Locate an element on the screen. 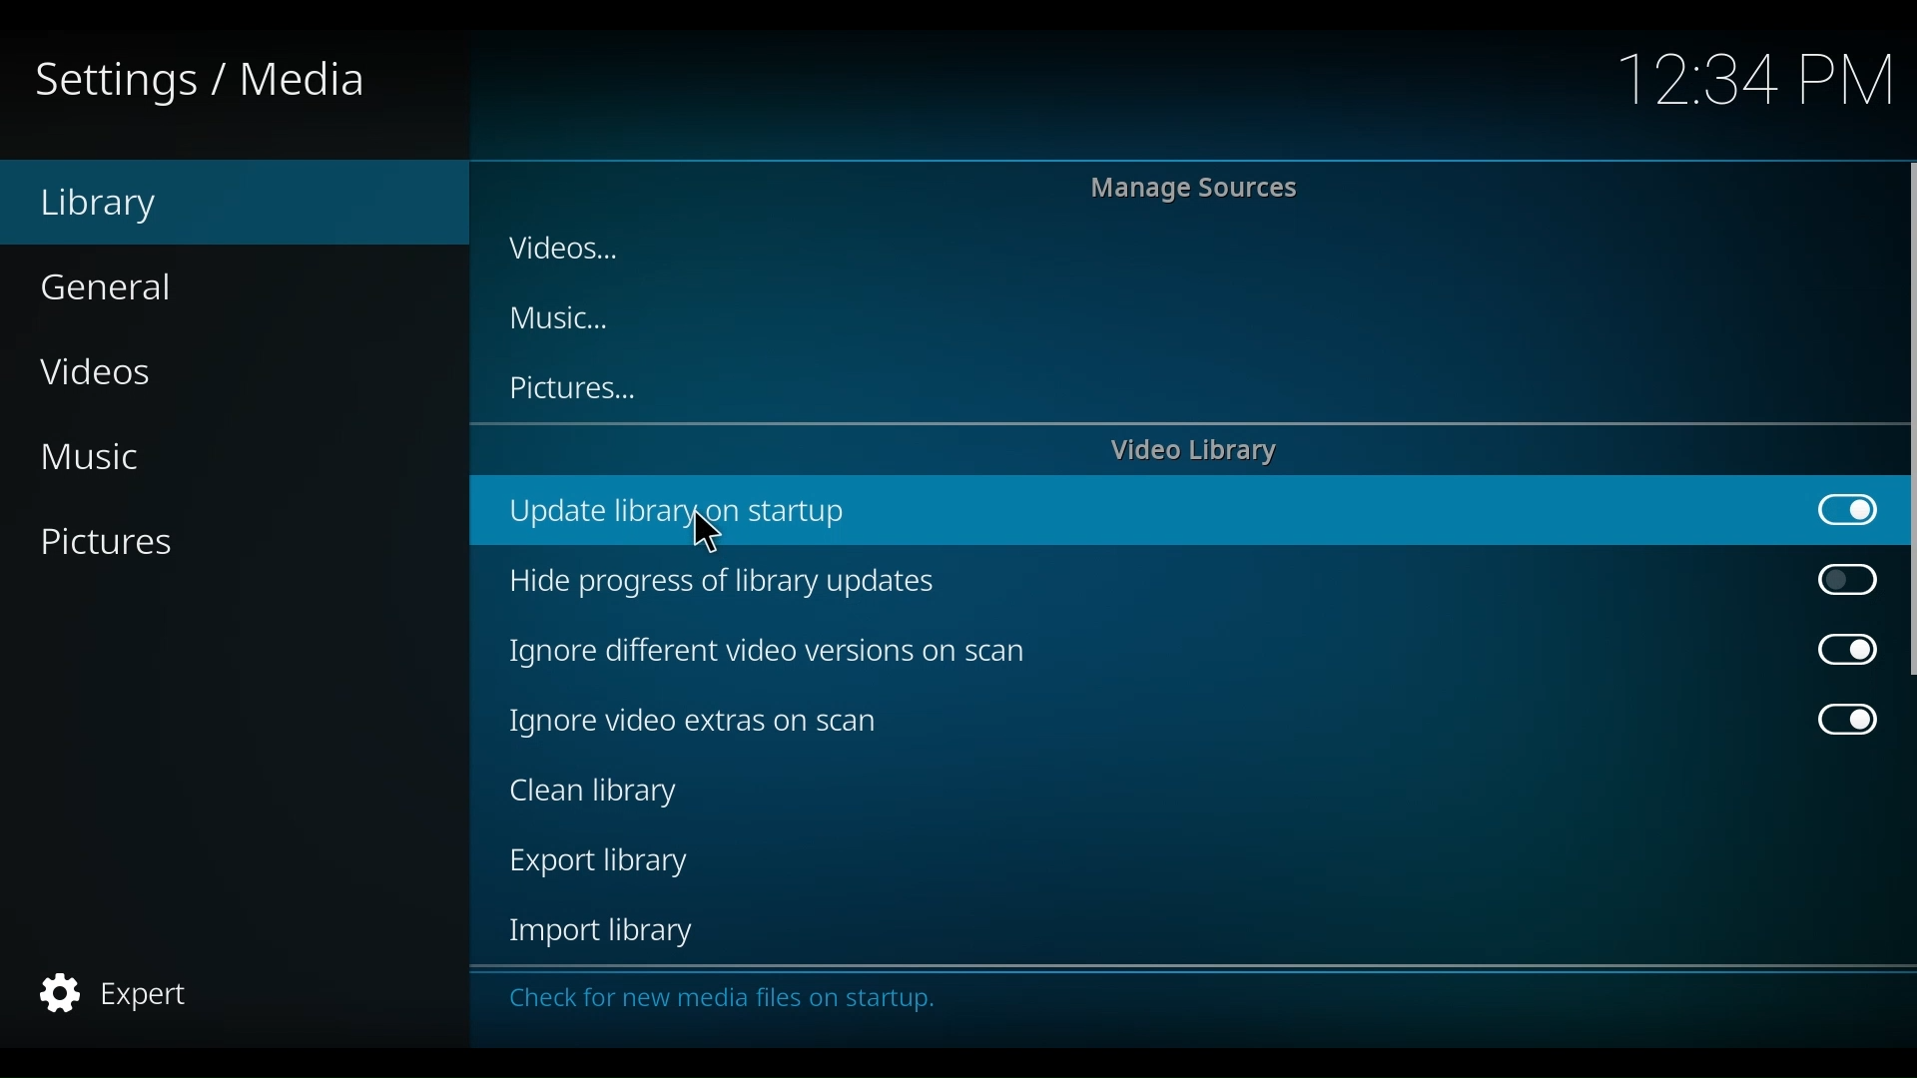 This screenshot has width=1917, height=1078. cursor is located at coordinates (714, 530).